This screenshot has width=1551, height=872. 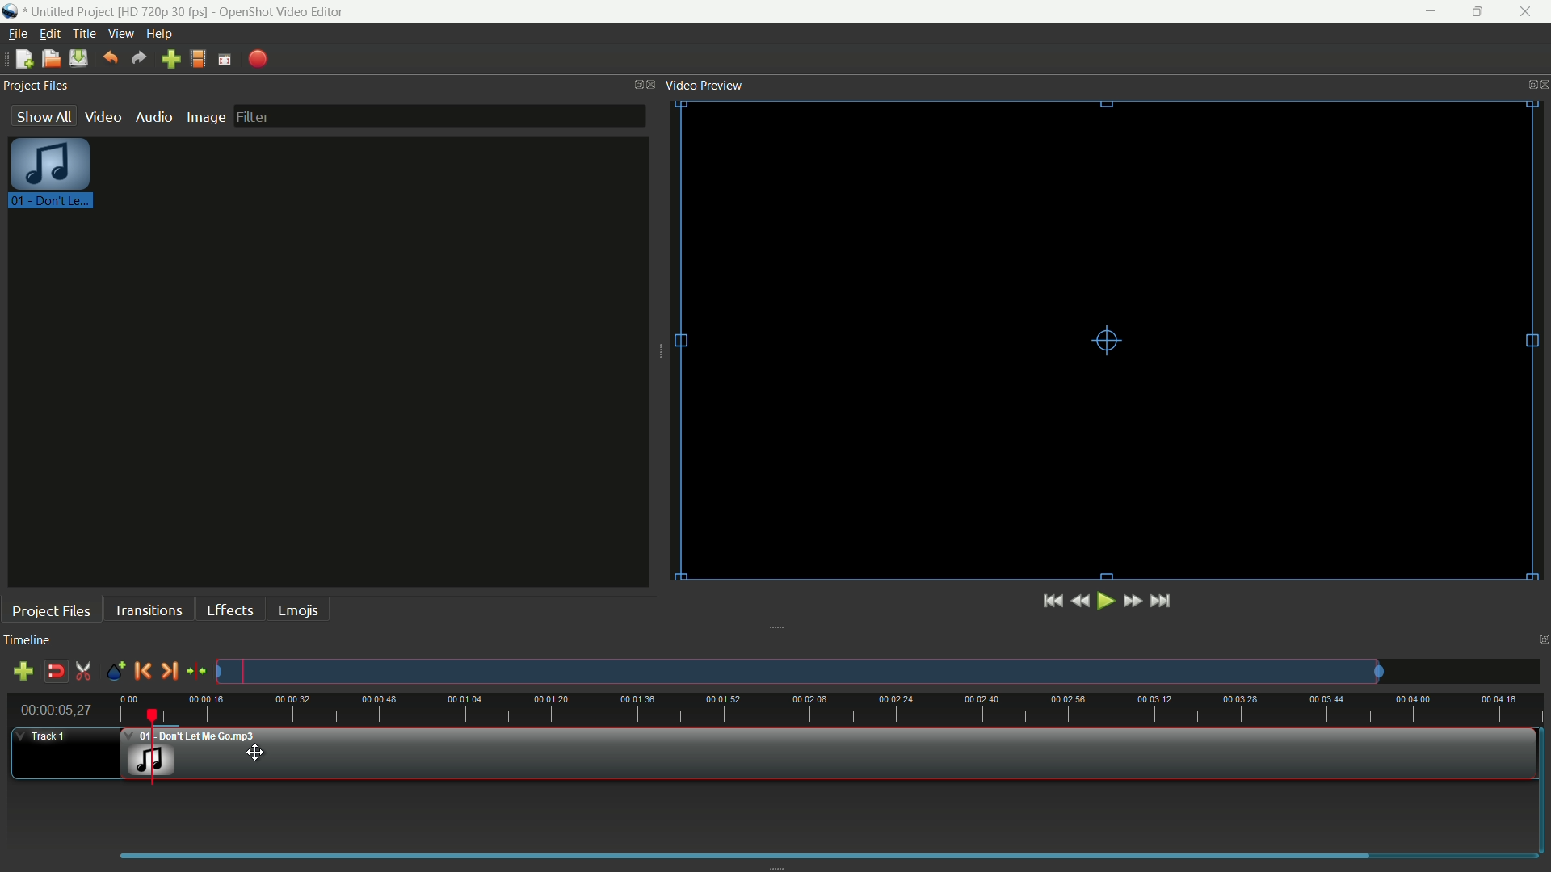 What do you see at coordinates (23, 671) in the screenshot?
I see `add track` at bounding box center [23, 671].